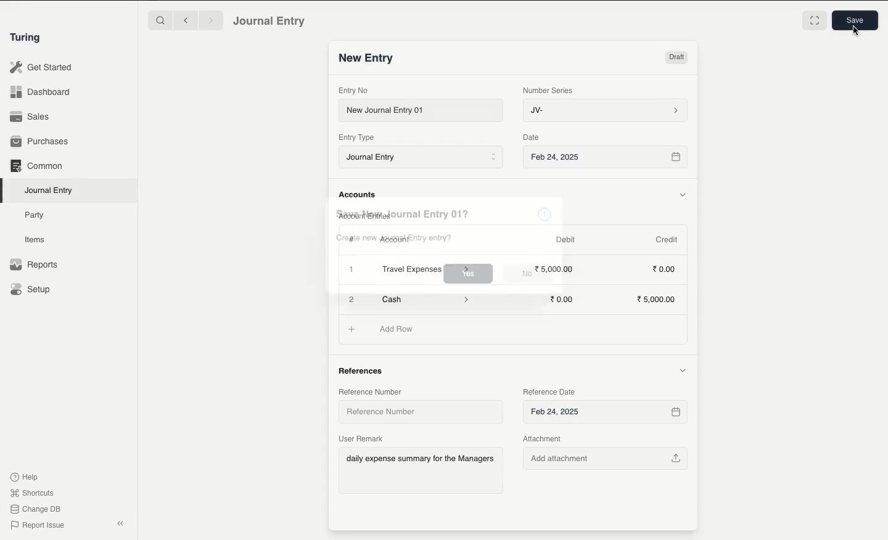 This screenshot has height=540, width=888. Describe the element at coordinates (413, 411) in the screenshot. I see `Reference Number` at that location.